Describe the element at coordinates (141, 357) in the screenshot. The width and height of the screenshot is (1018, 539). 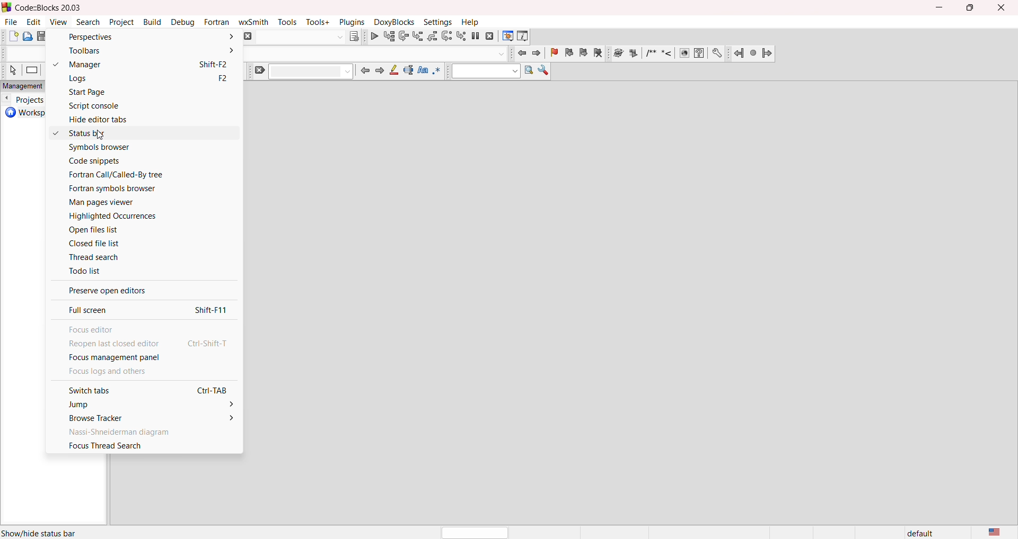
I see `focus management panel ` at that location.